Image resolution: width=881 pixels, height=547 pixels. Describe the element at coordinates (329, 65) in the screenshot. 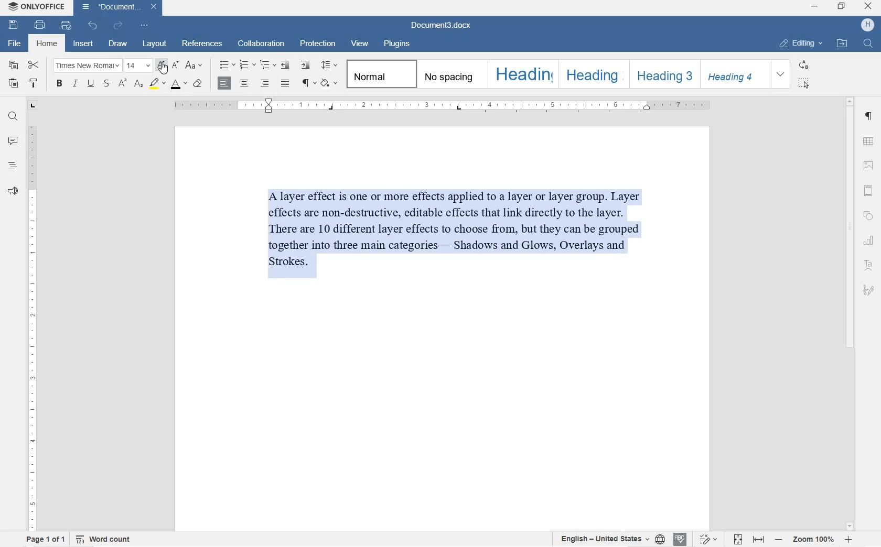

I see `PARAGRAPH LINE SPACING` at that location.